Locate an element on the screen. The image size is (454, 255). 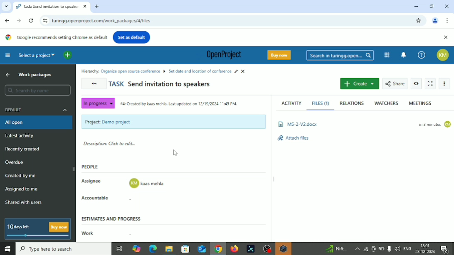
OpenProject is located at coordinates (222, 56).